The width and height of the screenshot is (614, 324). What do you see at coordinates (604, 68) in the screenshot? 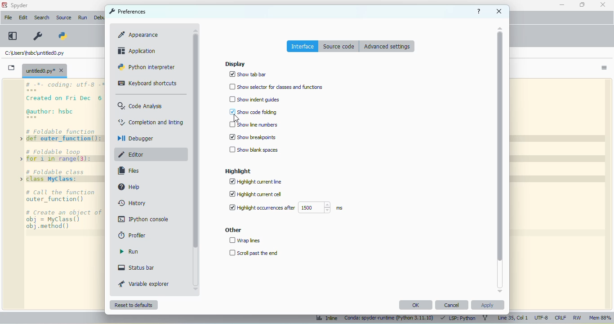
I see `options` at bounding box center [604, 68].